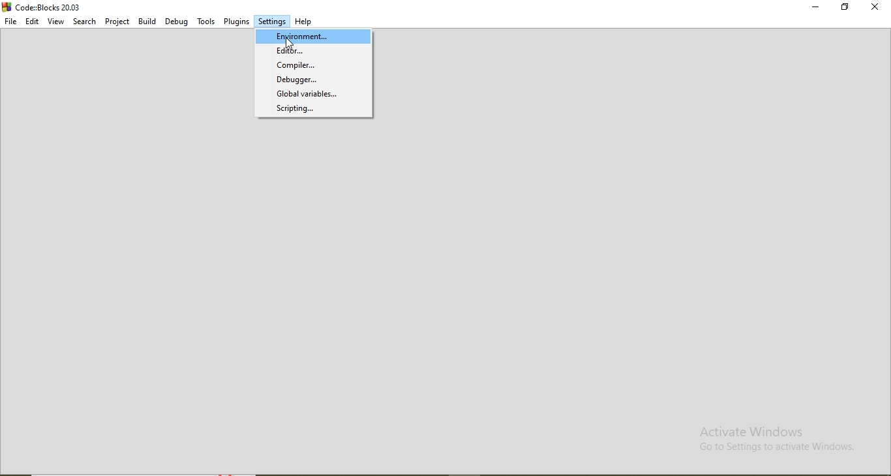 Image resolution: width=891 pixels, height=476 pixels. What do you see at coordinates (272, 22) in the screenshot?
I see `Settings ` at bounding box center [272, 22].